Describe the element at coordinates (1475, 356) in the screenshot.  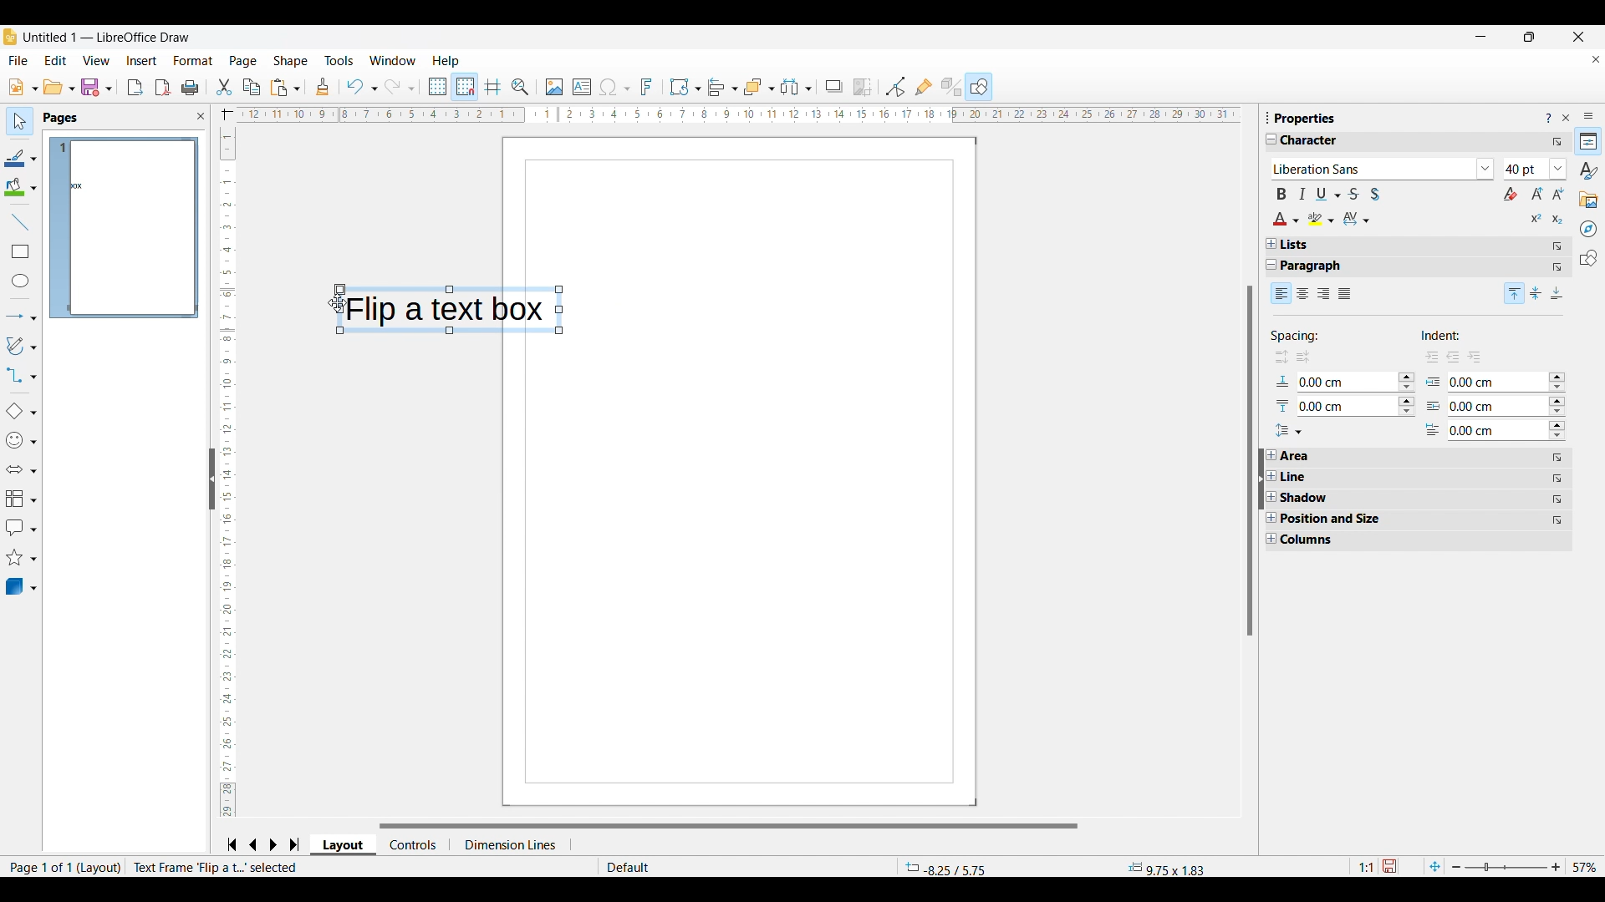
I see `sub indent` at that location.